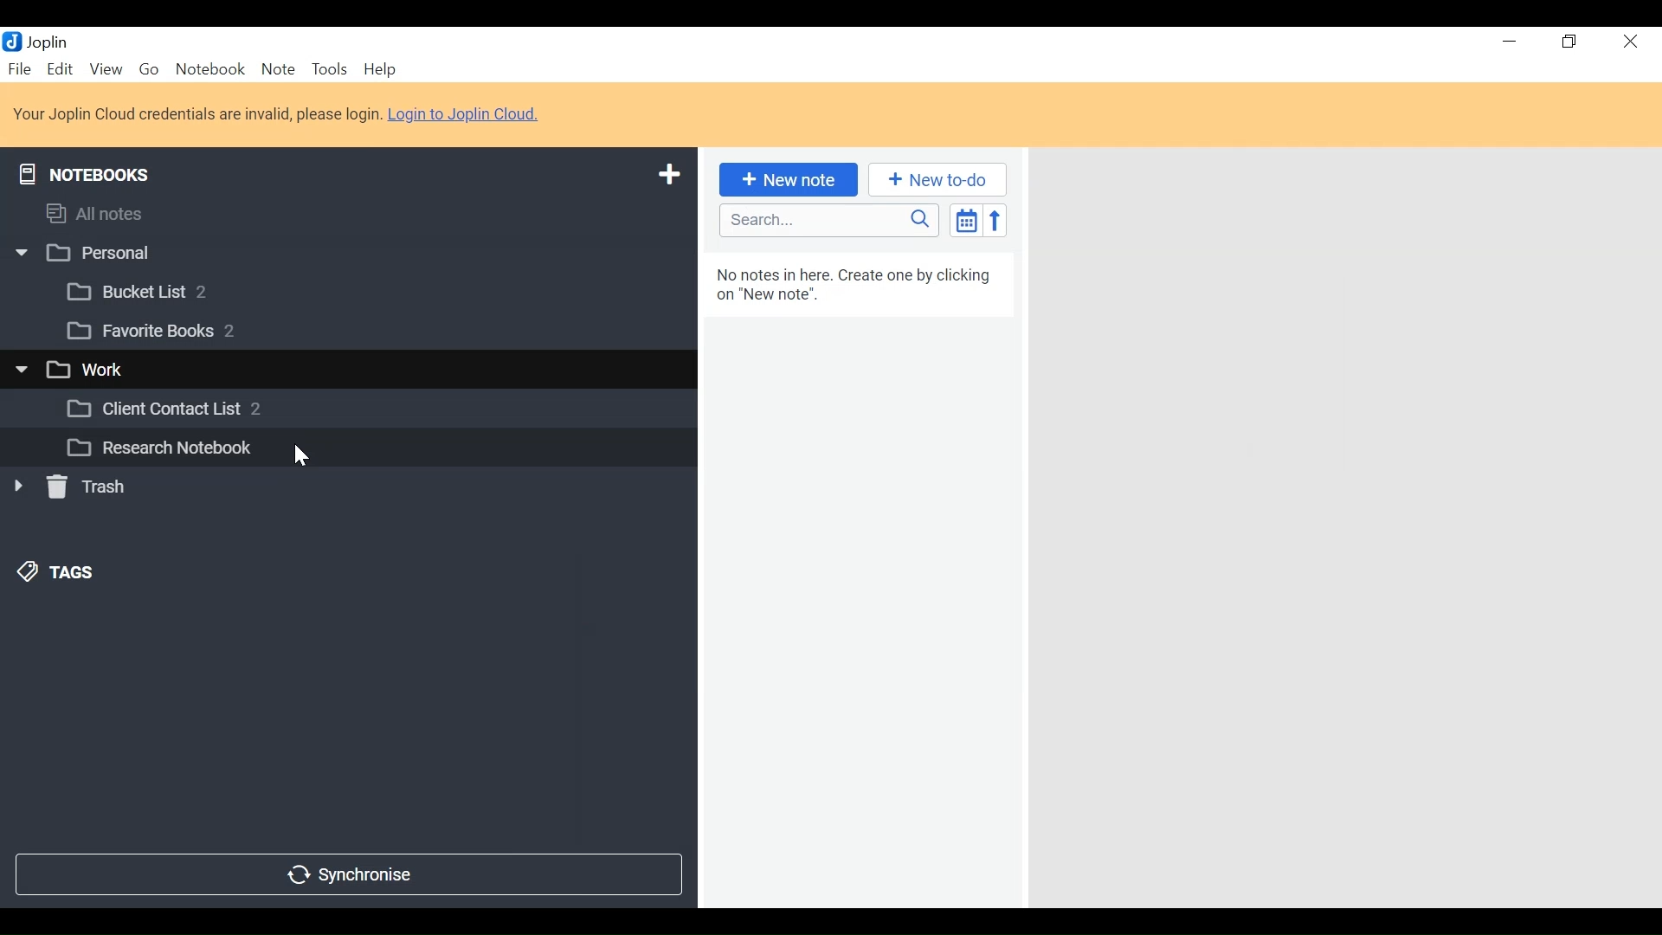 This screenshot has height=935, width=1662. I want to click on Synchronize, so click(347, 873).